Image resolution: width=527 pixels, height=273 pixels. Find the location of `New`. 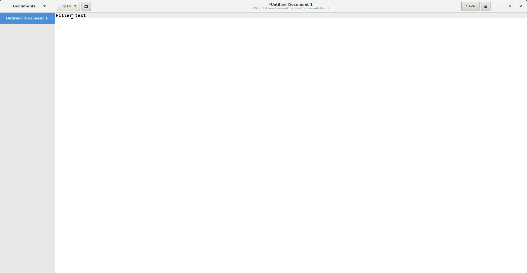

New is located at coordinates (86, 7).